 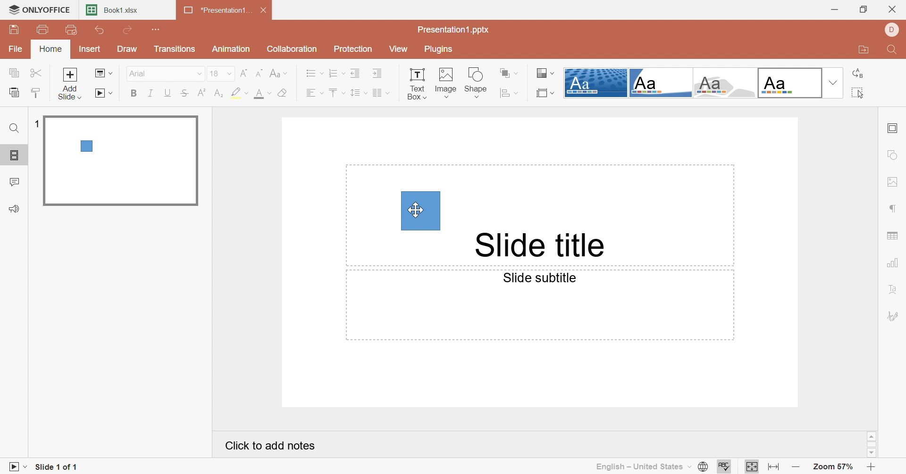 I want to click on Chart settings, so click(x=892, y=262).